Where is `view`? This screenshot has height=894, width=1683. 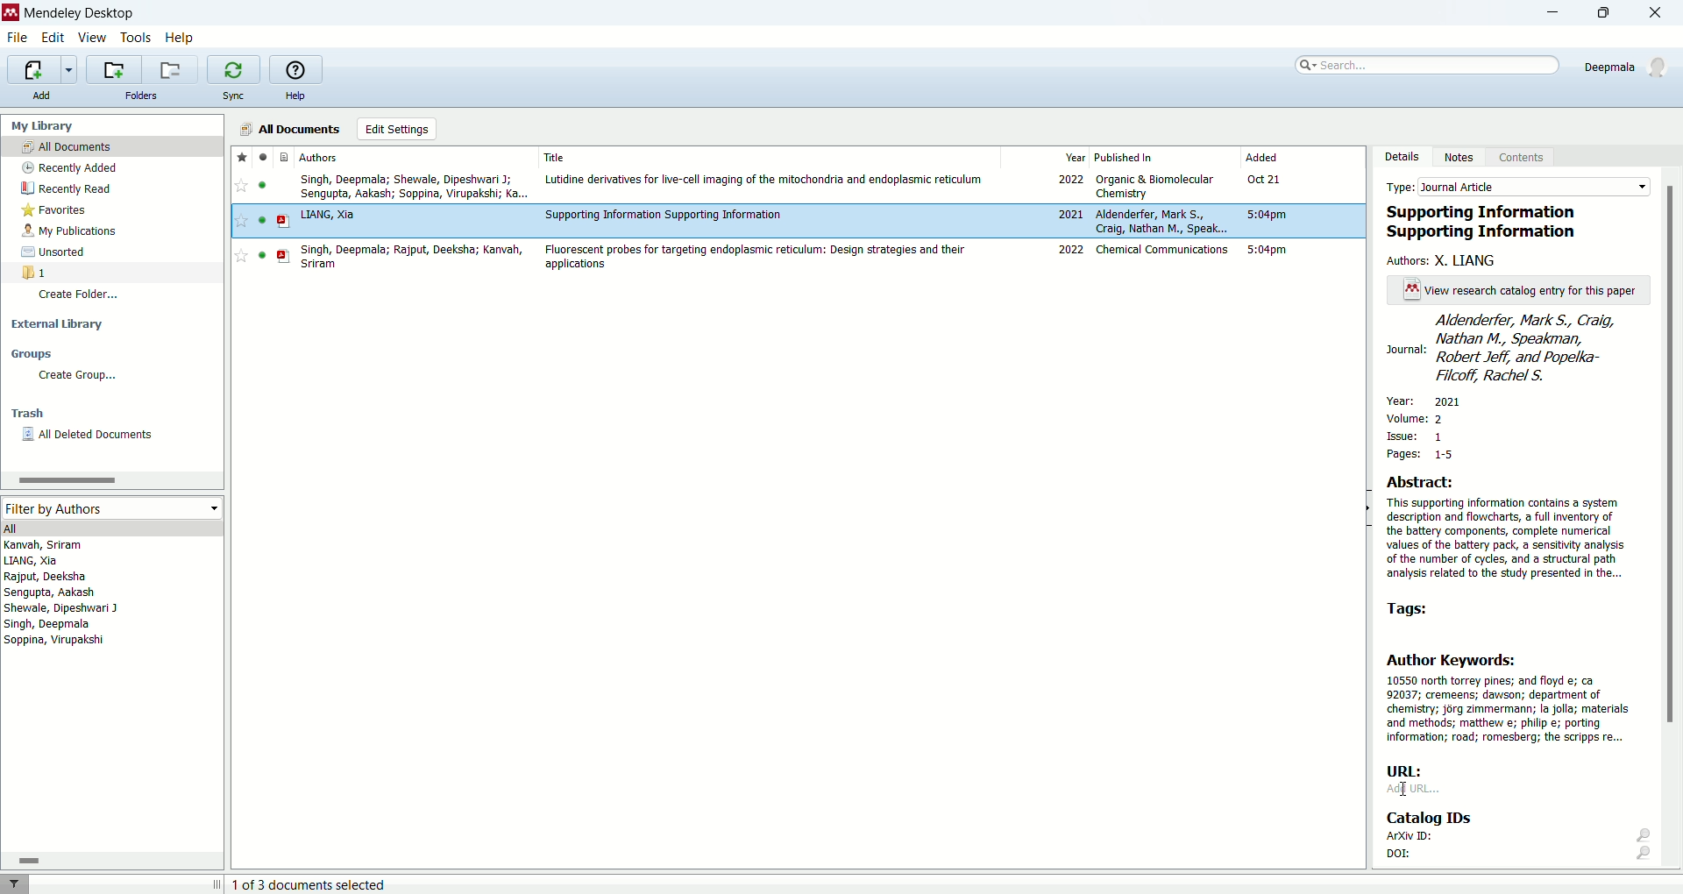
view is located at coordinates (92, 37).